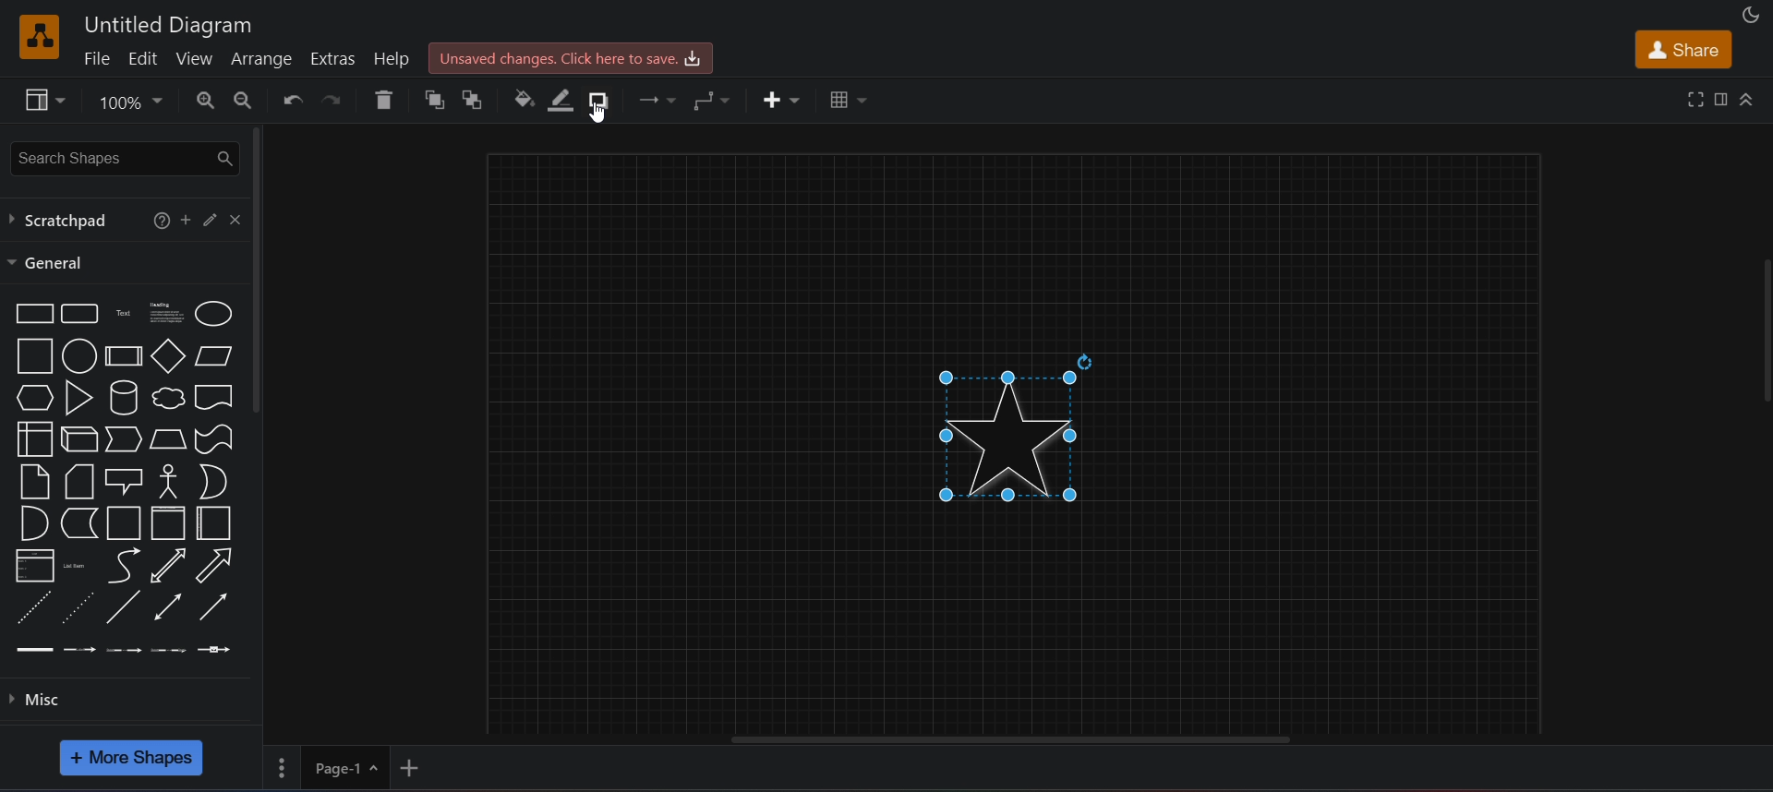 This screenshot has width=1773, height=792. I want to click on parallelogram, so click(214, 358).